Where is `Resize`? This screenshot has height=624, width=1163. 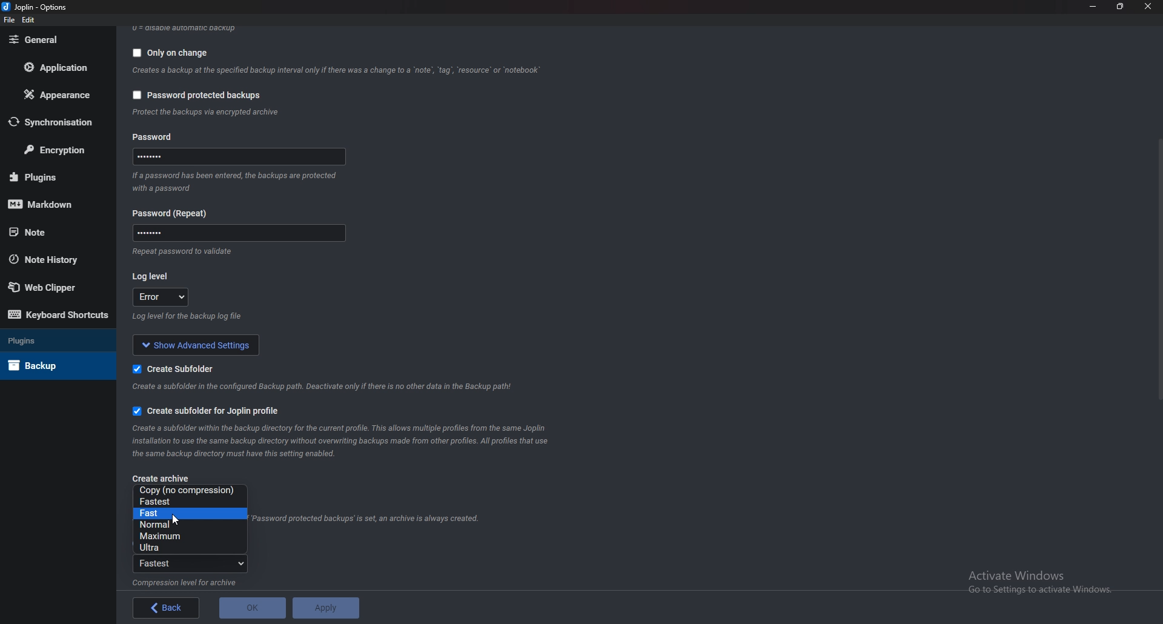
Resize is located at coordinates (1122, 6).